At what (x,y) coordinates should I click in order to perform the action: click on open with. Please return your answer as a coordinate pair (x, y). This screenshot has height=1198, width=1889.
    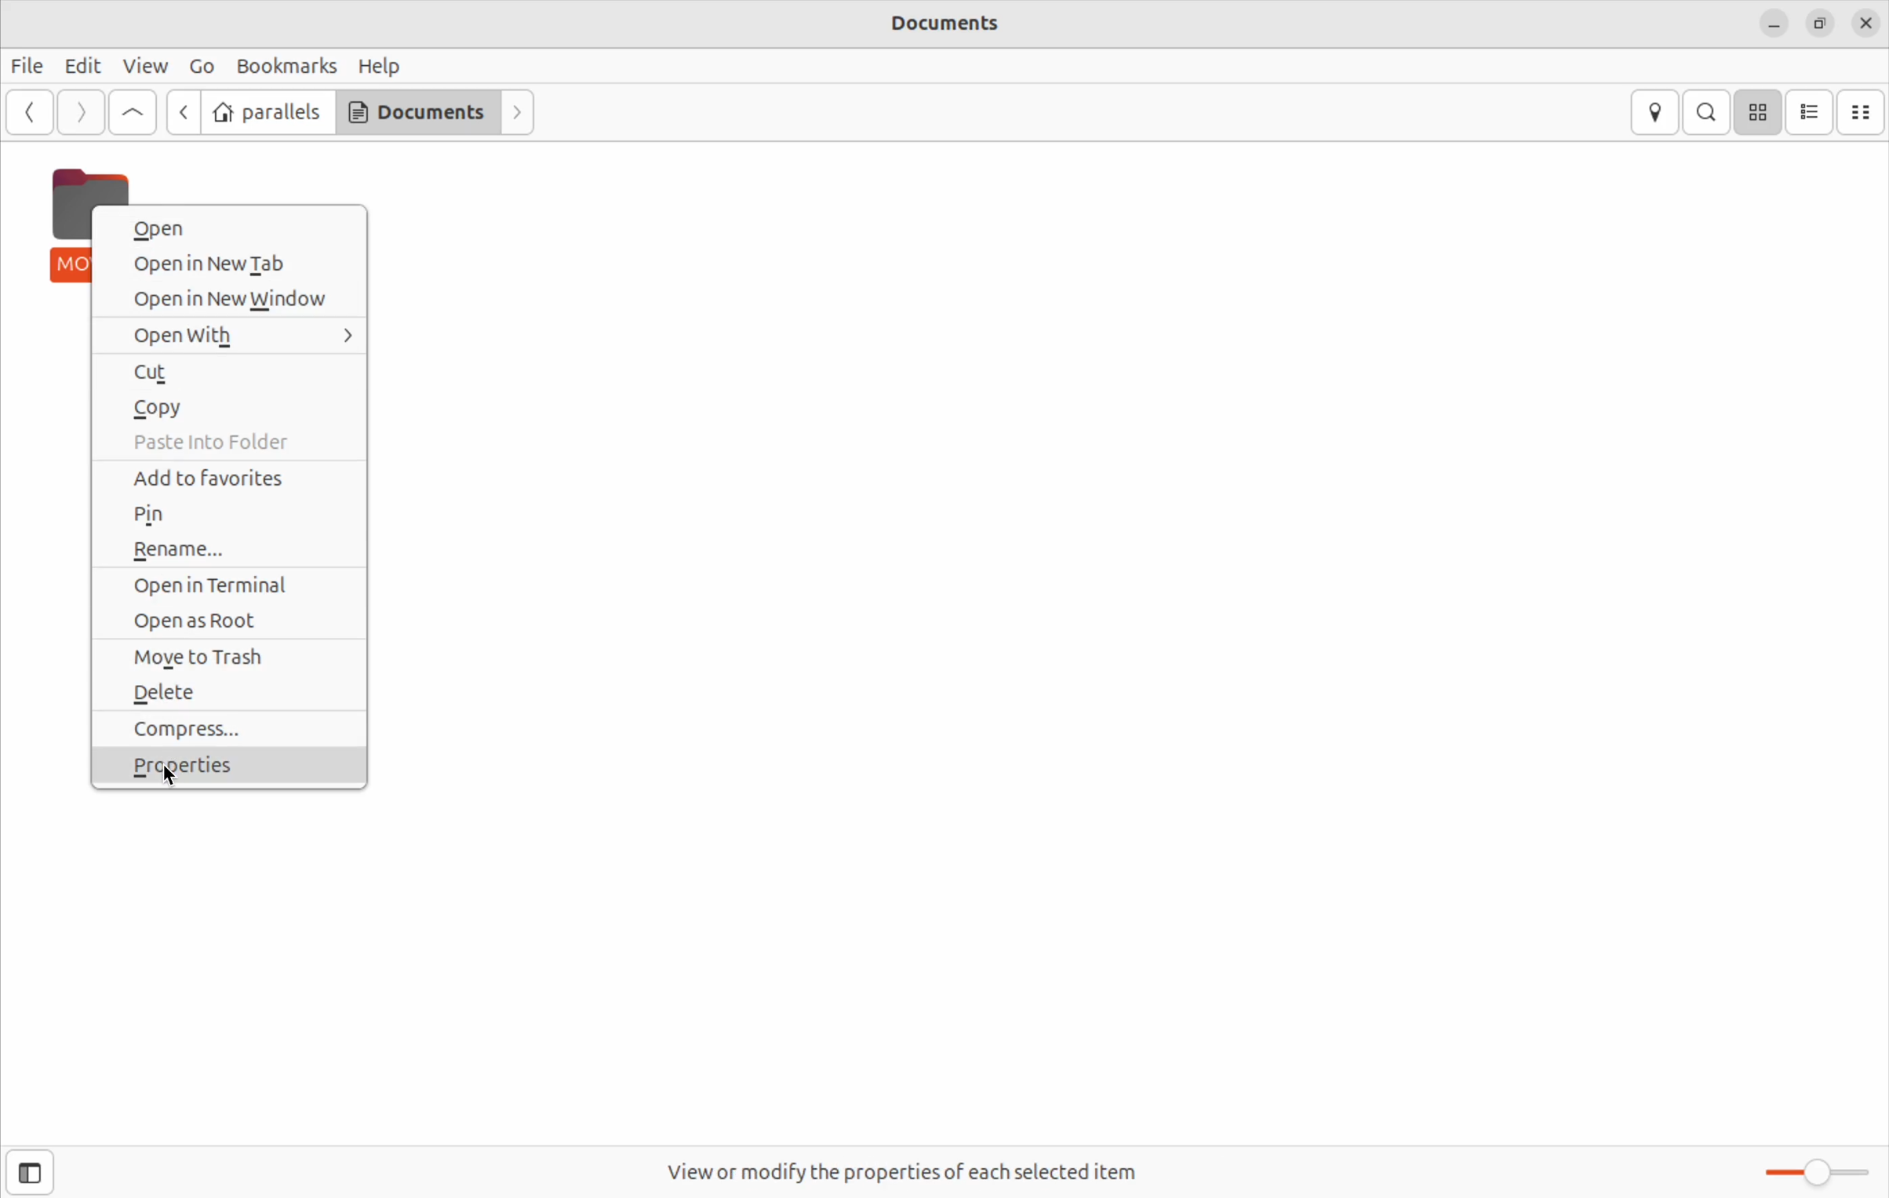
    Looking at the image, I should click on (233, 334).